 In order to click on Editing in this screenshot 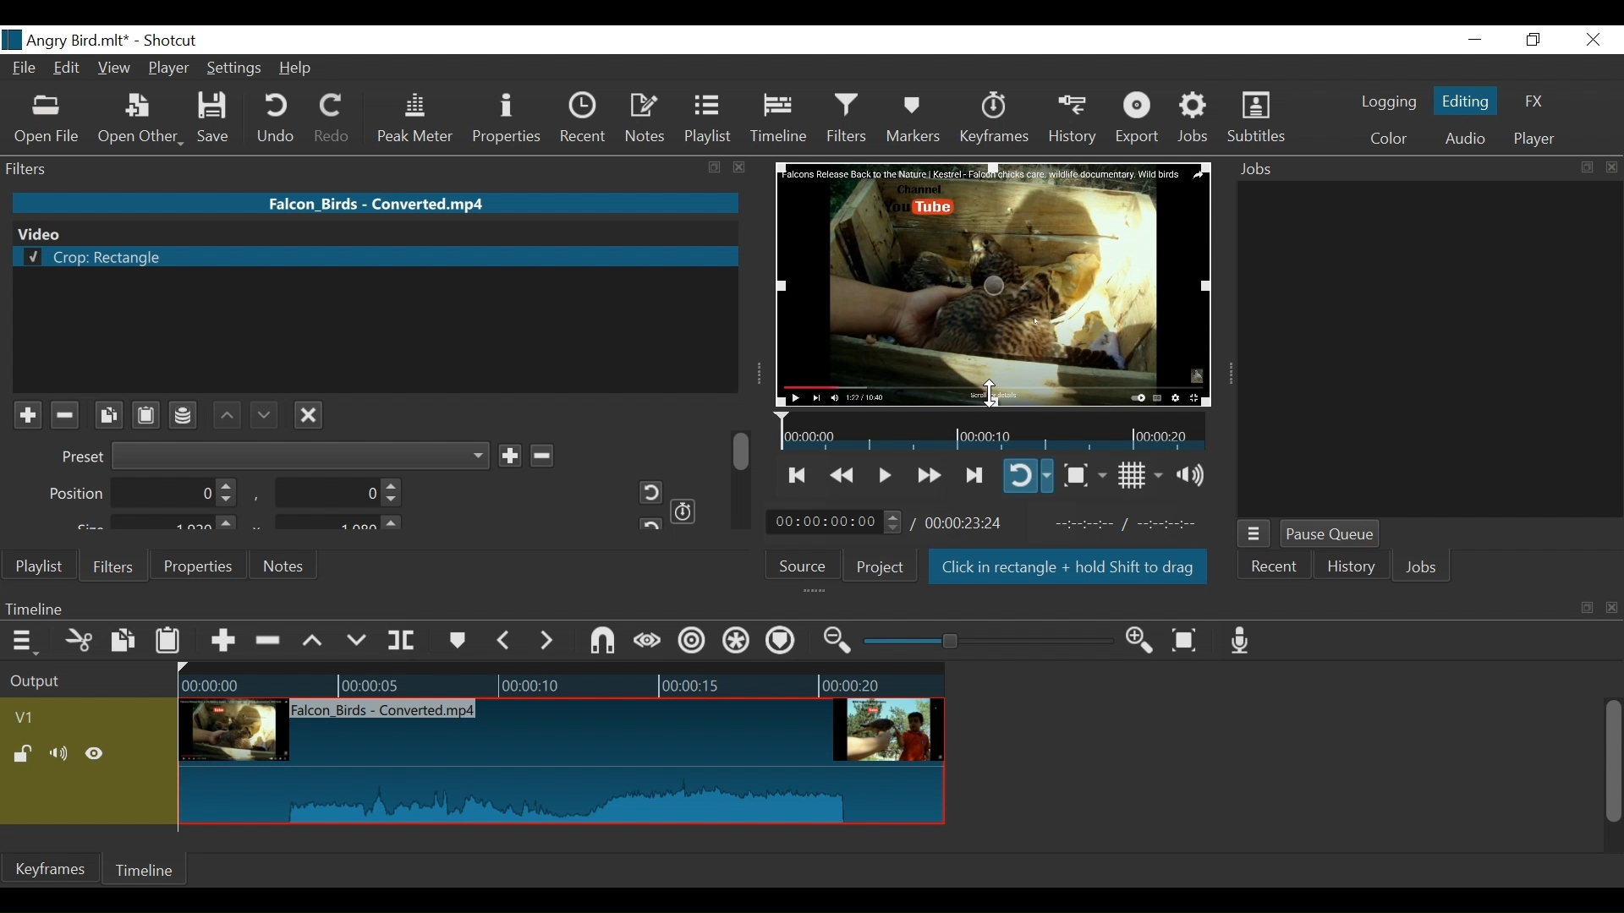, I will do `click(1468, 100)`.